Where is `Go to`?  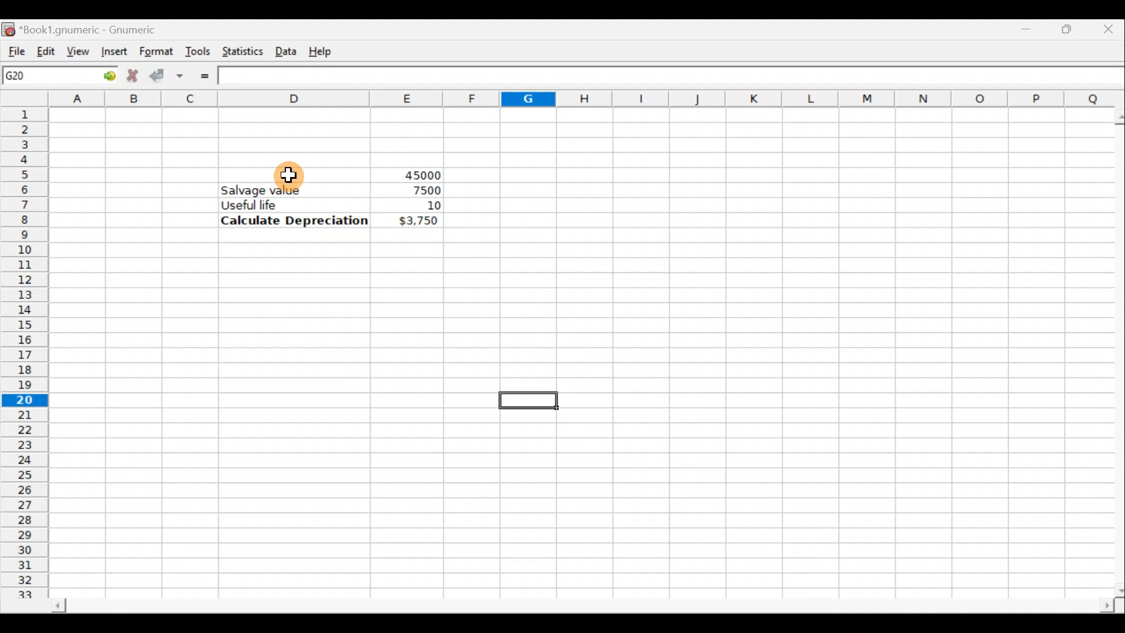 Go to is located at coordinates (105, 76).